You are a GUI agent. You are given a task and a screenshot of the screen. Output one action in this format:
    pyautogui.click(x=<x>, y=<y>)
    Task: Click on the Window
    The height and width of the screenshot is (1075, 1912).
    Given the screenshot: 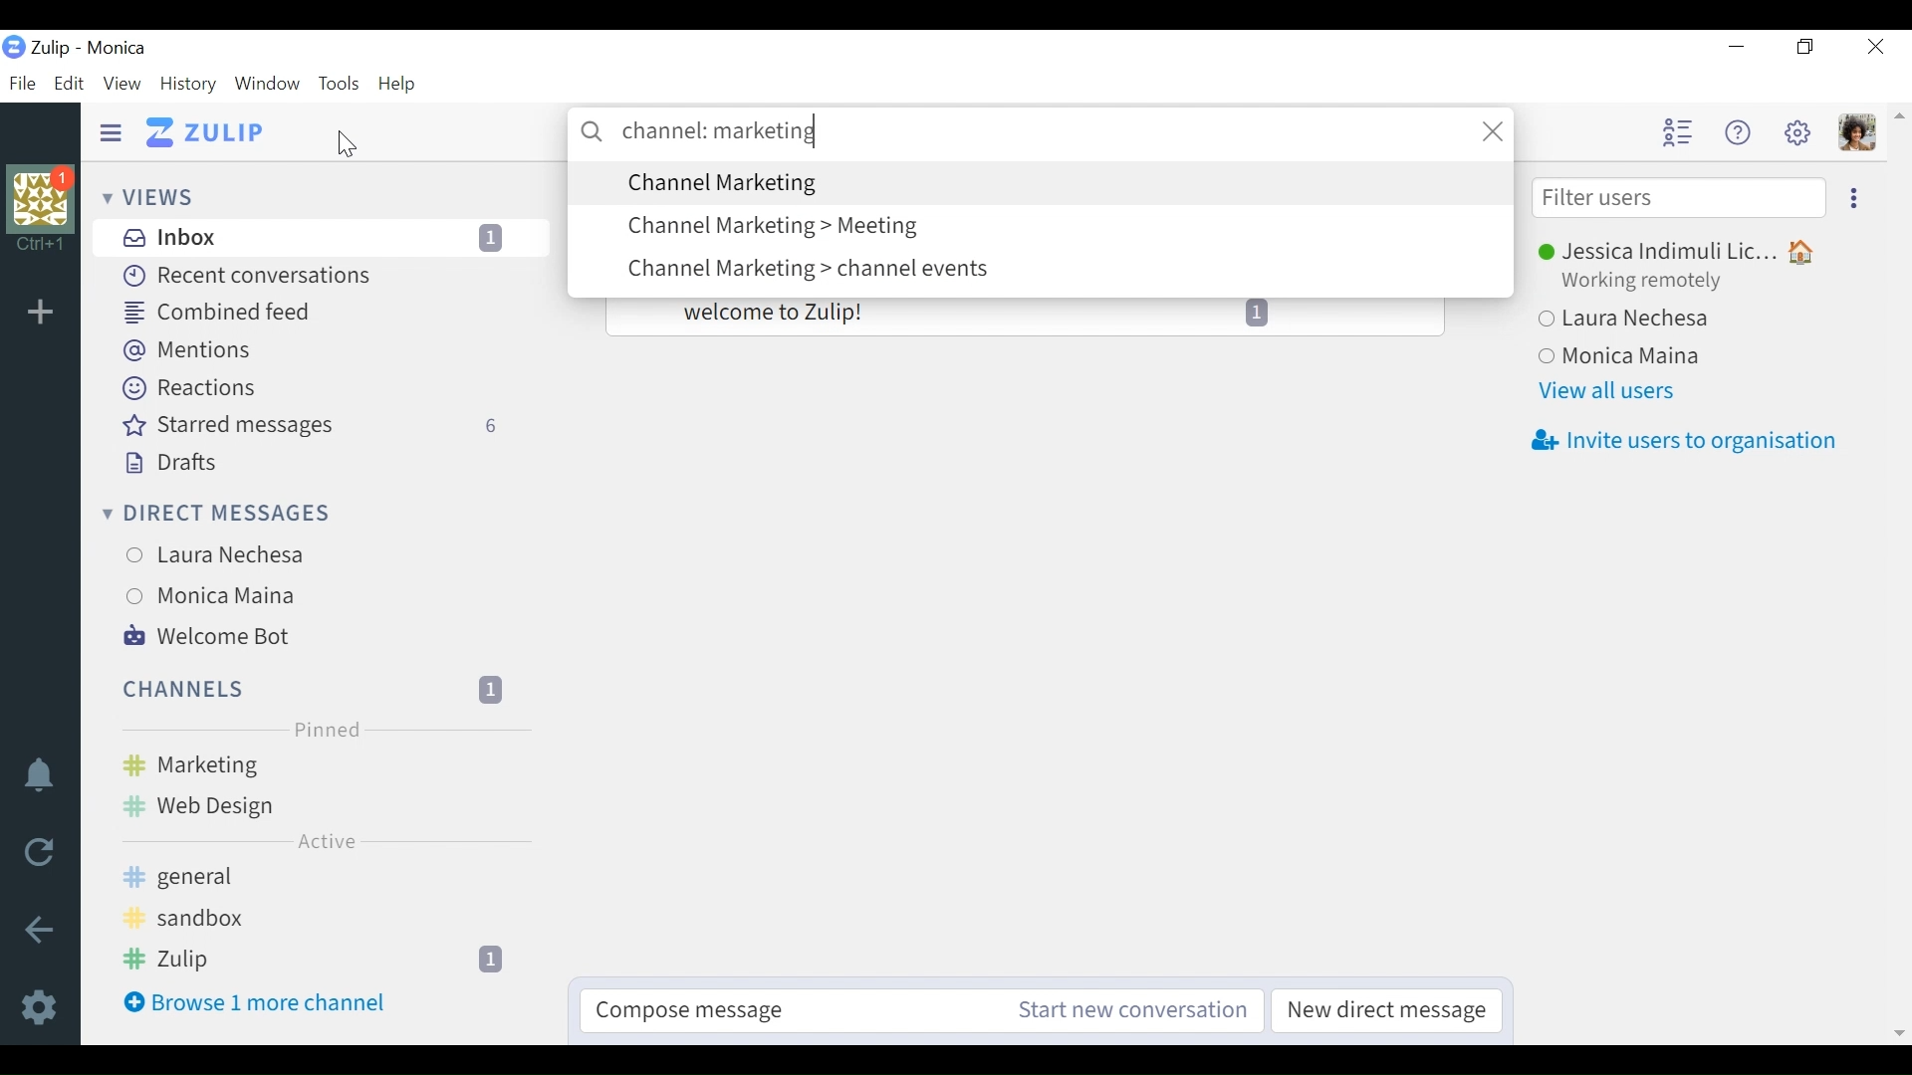 What is the action you would take?
    pyautogui.click(x=270, y=83)
    